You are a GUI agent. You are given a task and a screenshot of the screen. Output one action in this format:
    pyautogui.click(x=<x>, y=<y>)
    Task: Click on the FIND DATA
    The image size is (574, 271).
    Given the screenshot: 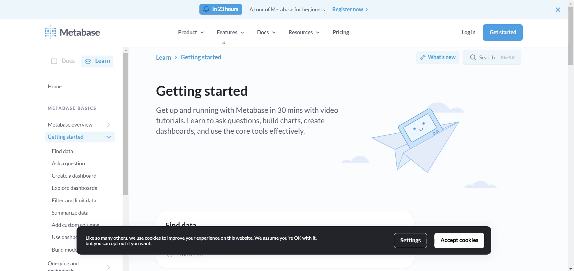 What is the action you would take?
    pyautogui.click(x=76, y=152)
    